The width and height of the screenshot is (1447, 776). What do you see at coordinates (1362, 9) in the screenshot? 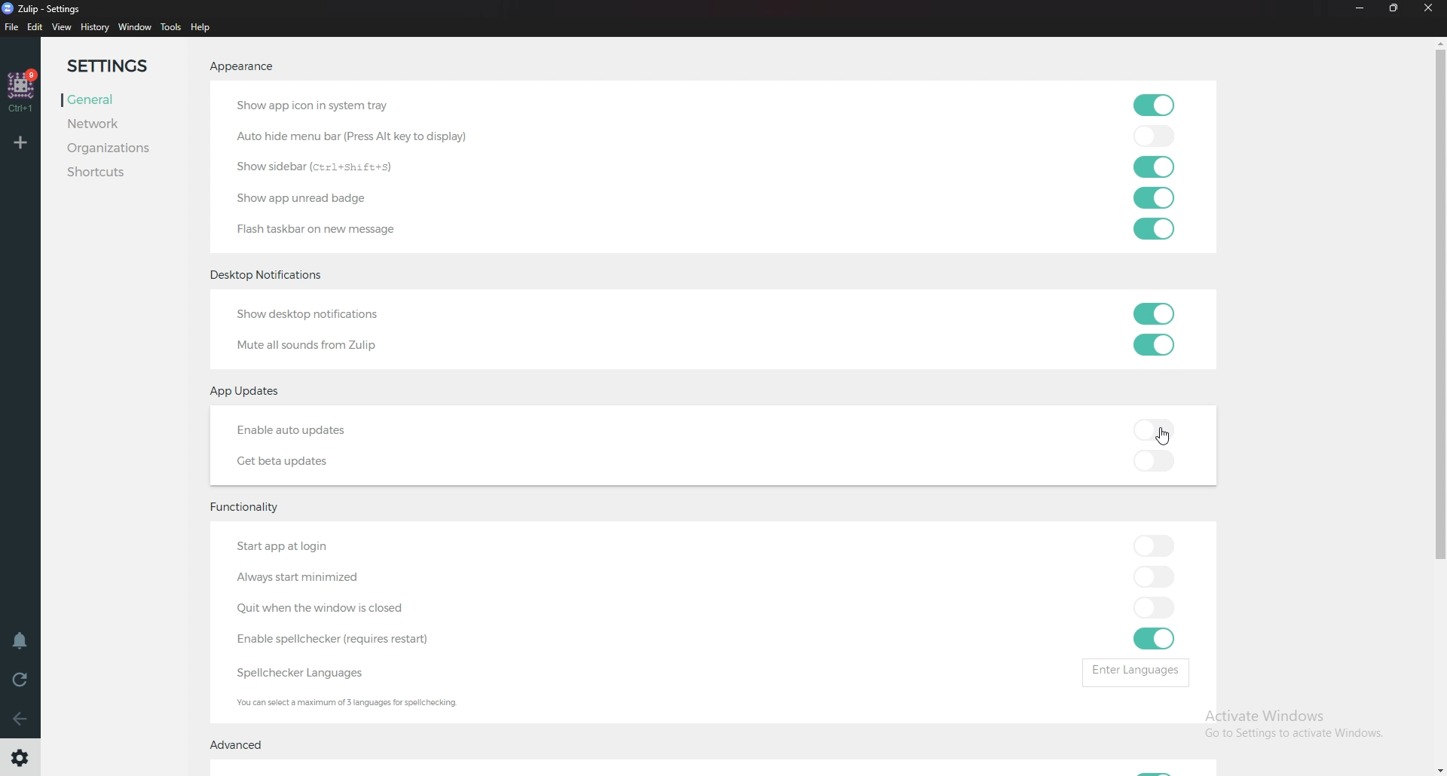
I see `Minimize` at bounding box center [1362, 9].